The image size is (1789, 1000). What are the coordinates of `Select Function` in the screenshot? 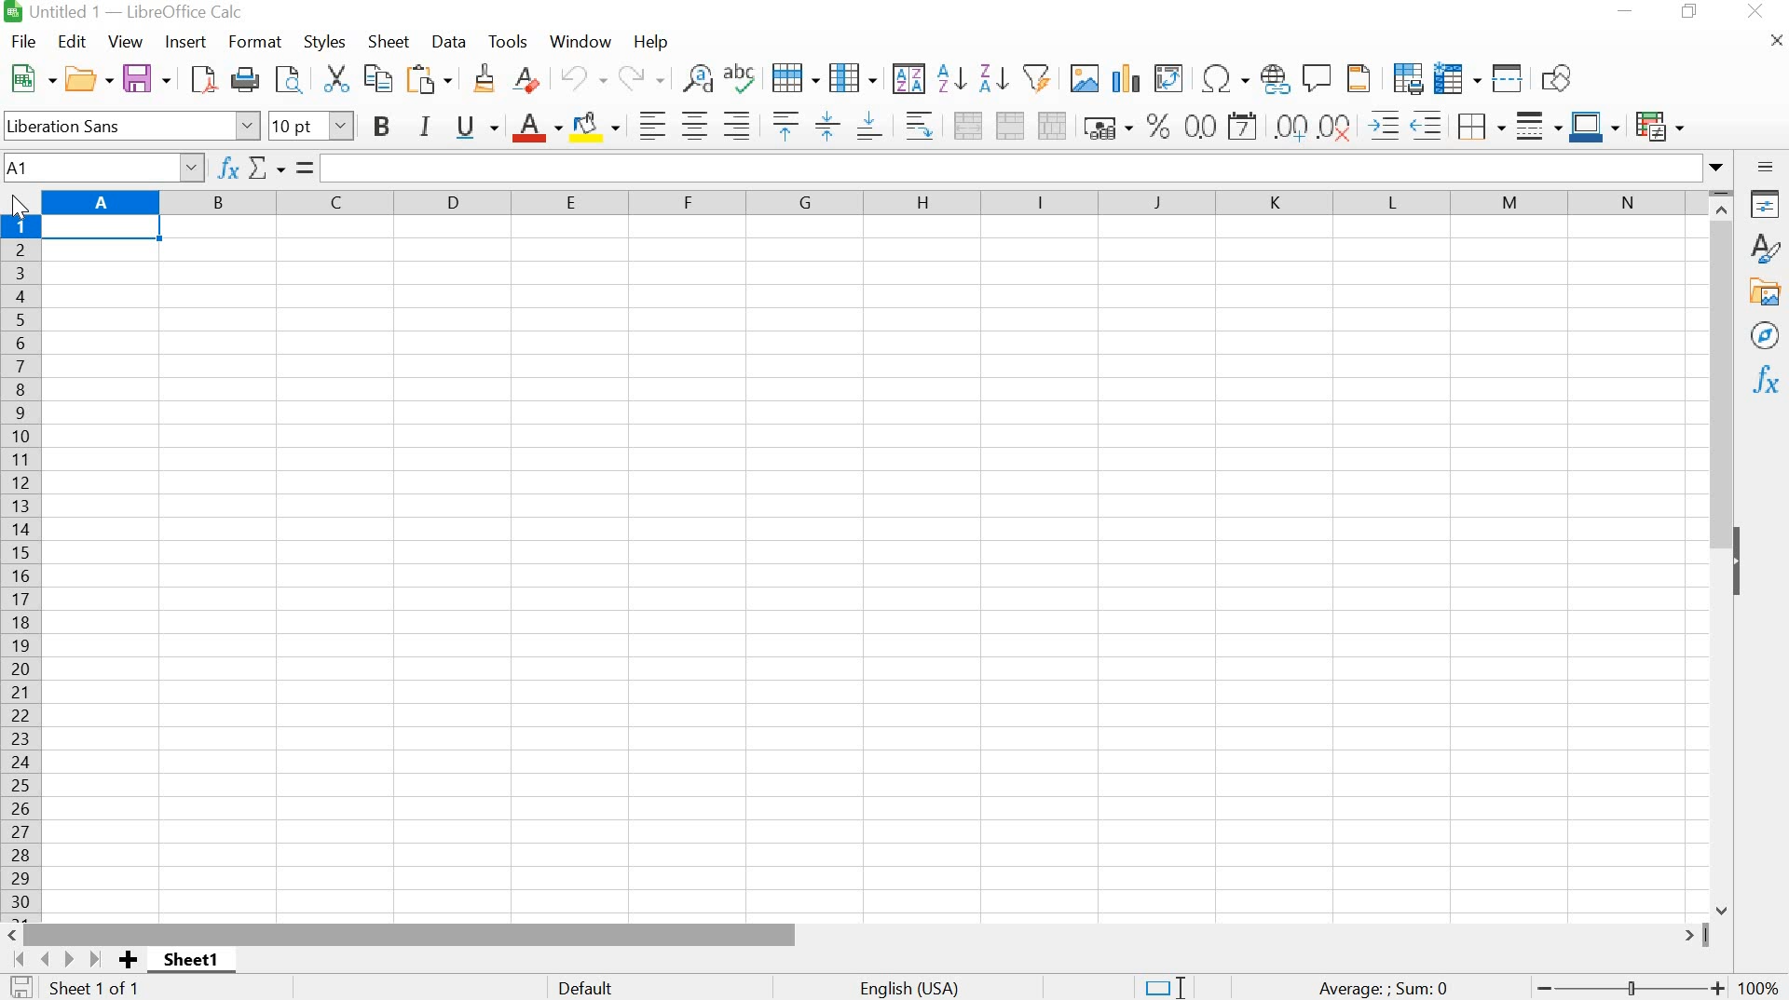 It's located at (266, 169).